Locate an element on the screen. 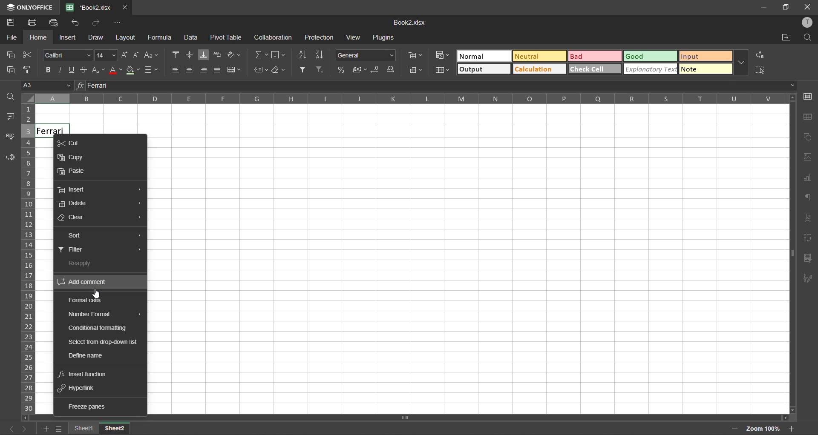 The height and width of the screenshot is (435, 818). images is located at coordinates (810, 159).